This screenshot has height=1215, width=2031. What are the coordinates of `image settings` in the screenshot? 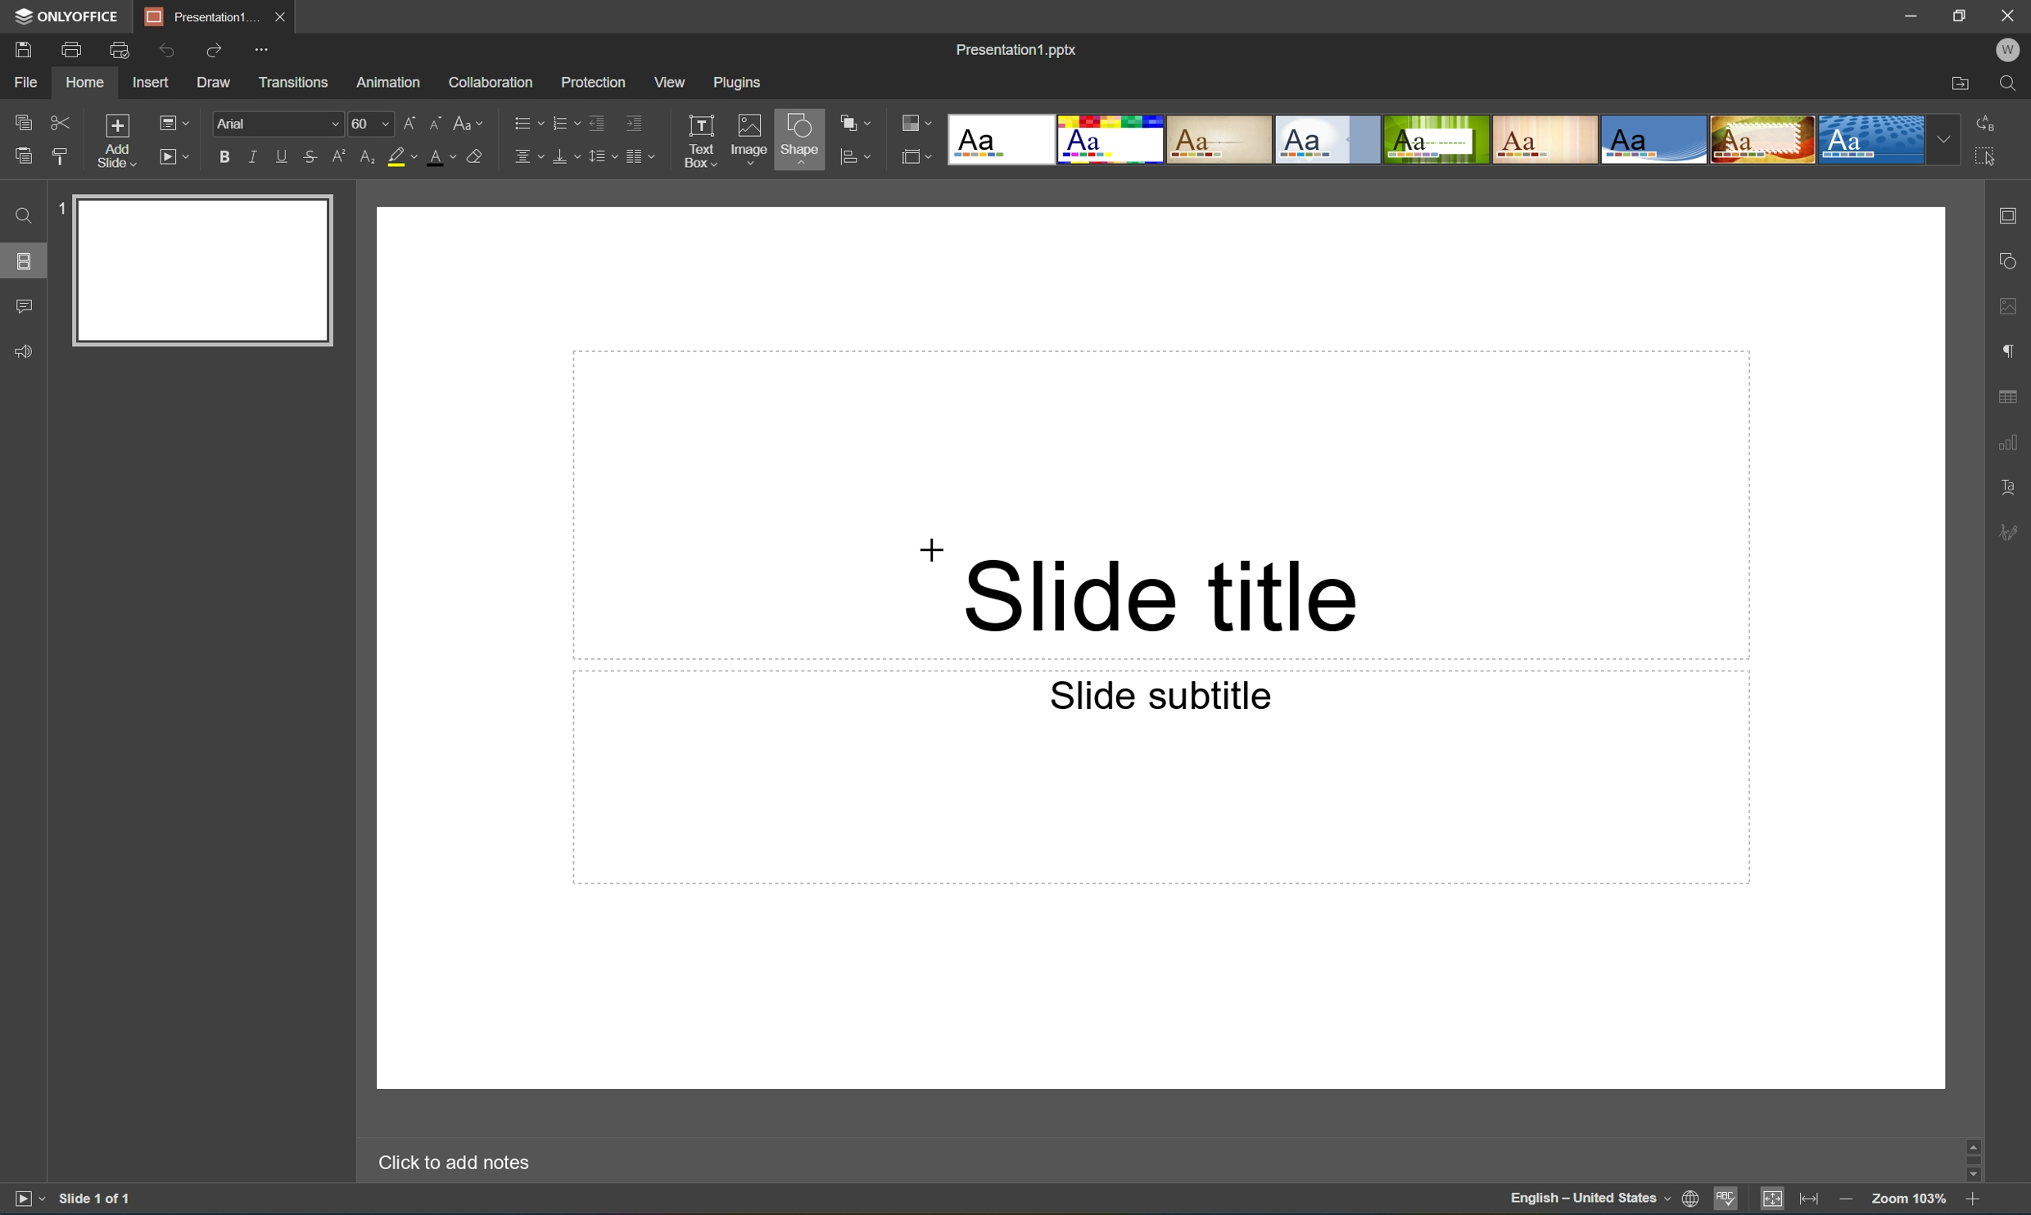 It's located at (2007, 309).